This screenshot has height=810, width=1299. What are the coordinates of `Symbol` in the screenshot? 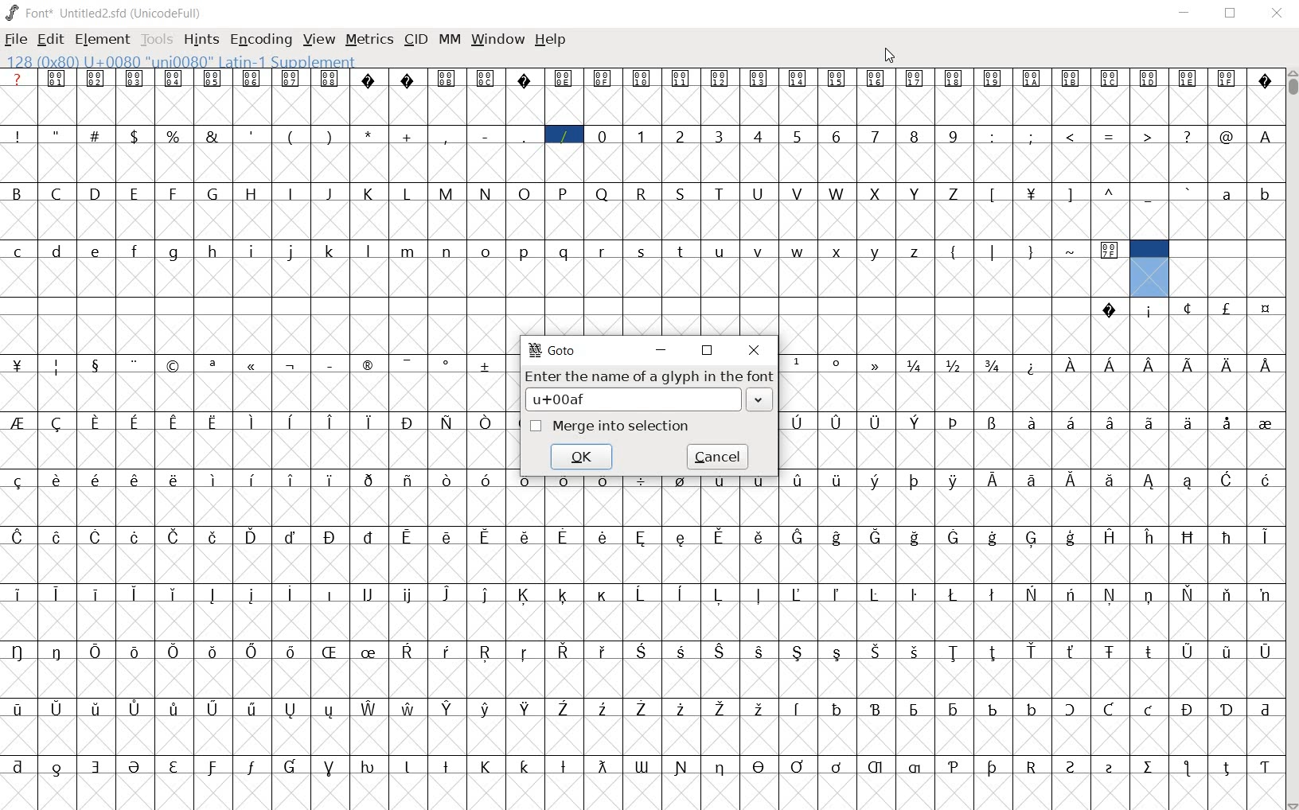 It's located at (60, 652).